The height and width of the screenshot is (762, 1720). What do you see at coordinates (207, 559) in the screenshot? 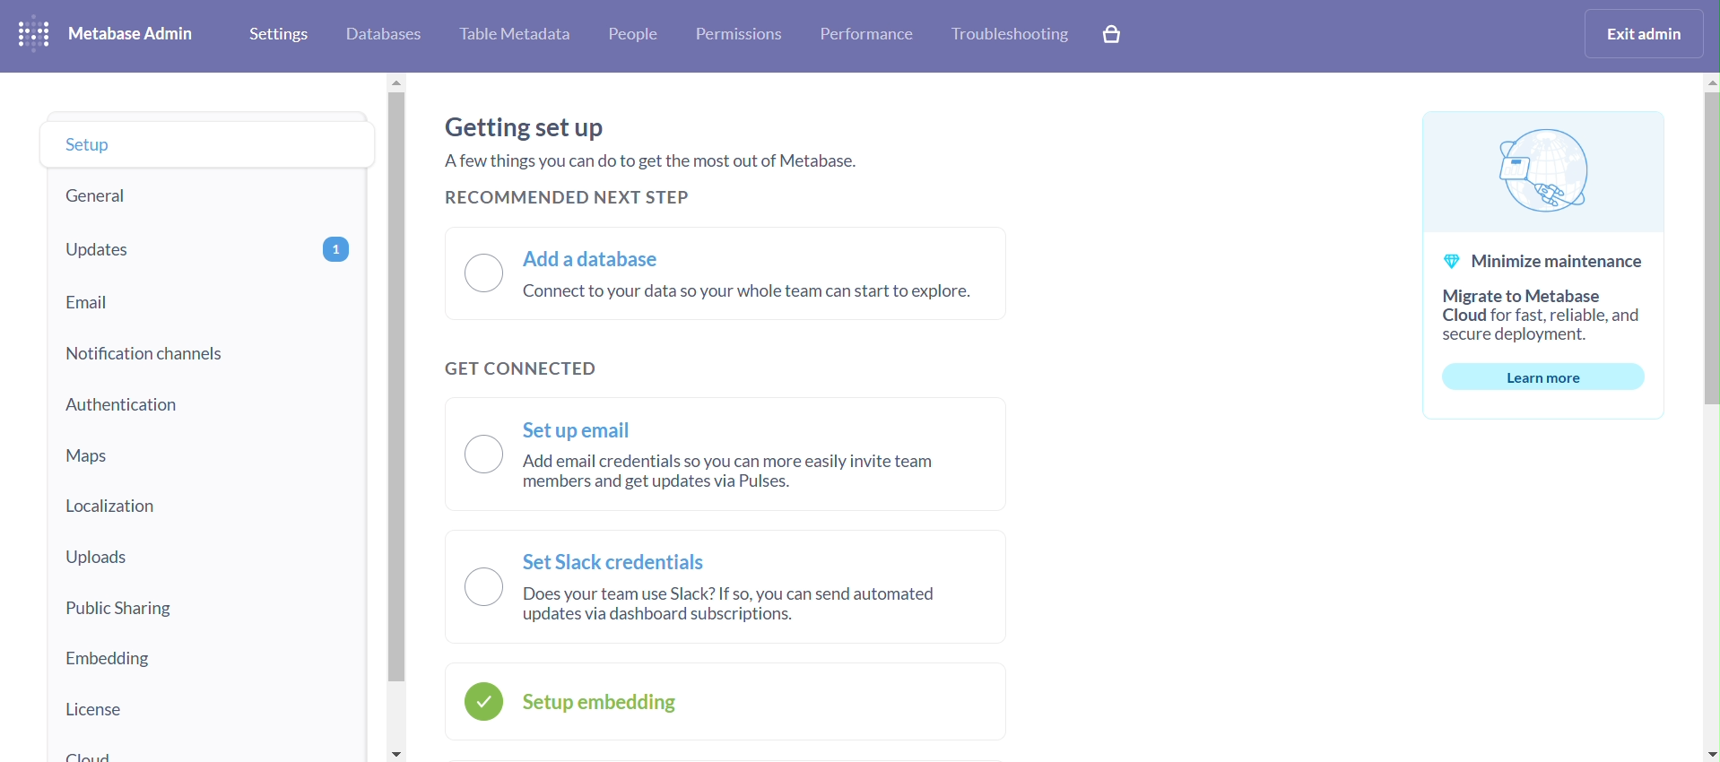
I see `uploads` at bounding box center [207, 559].